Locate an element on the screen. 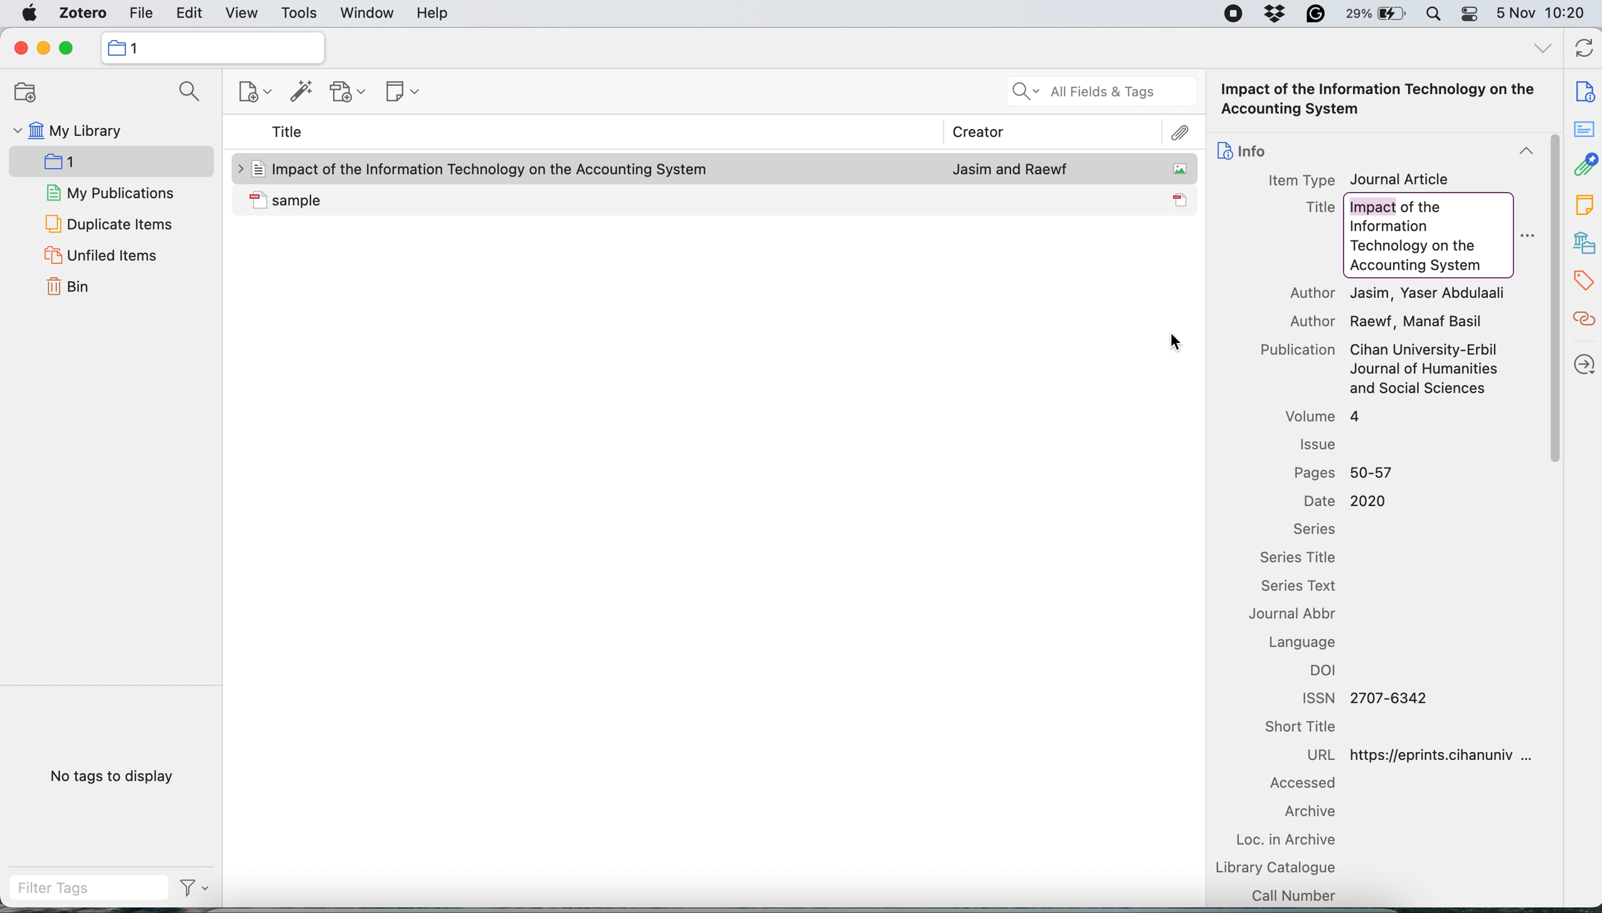  Item Type Journal Article is located at coordinates (1357, 179).